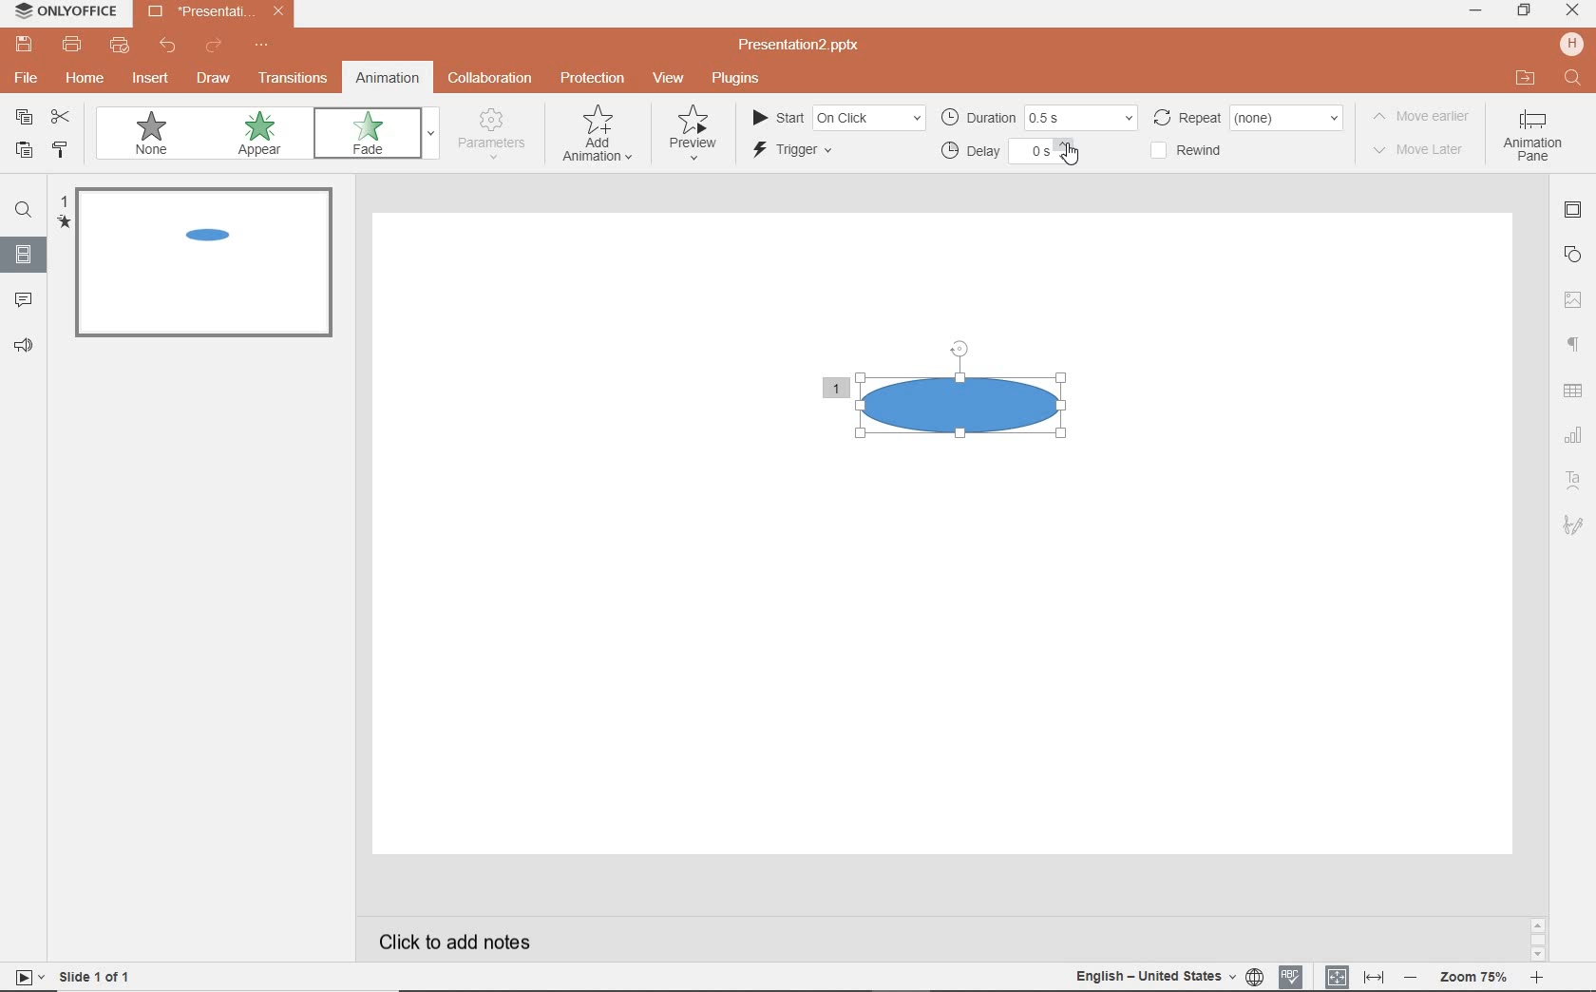 The height and width of the screenshot is (992, 1596). Describe the element at coordinates (433, 134) in the screenshot. I see `expand` at that location.